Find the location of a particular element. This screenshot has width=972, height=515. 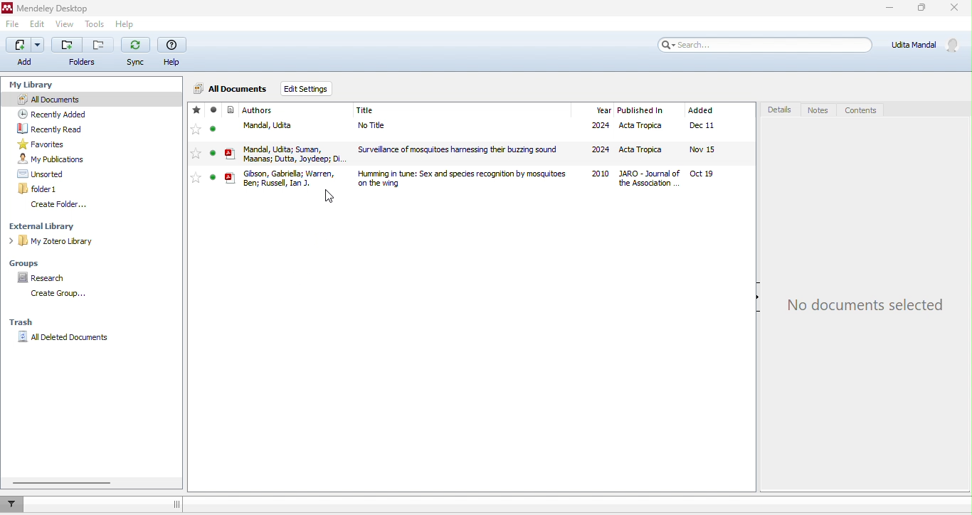

minimize is located at coordinates (887, 9).